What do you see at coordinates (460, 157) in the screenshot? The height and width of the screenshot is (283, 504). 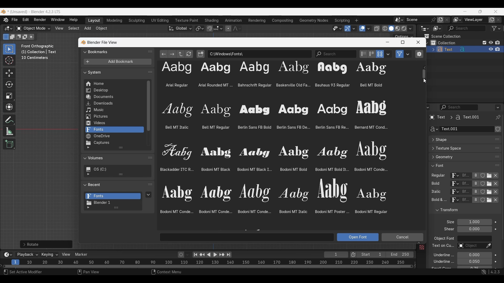 I see `Click to expand Geometry` at bounding box center [460, 157].